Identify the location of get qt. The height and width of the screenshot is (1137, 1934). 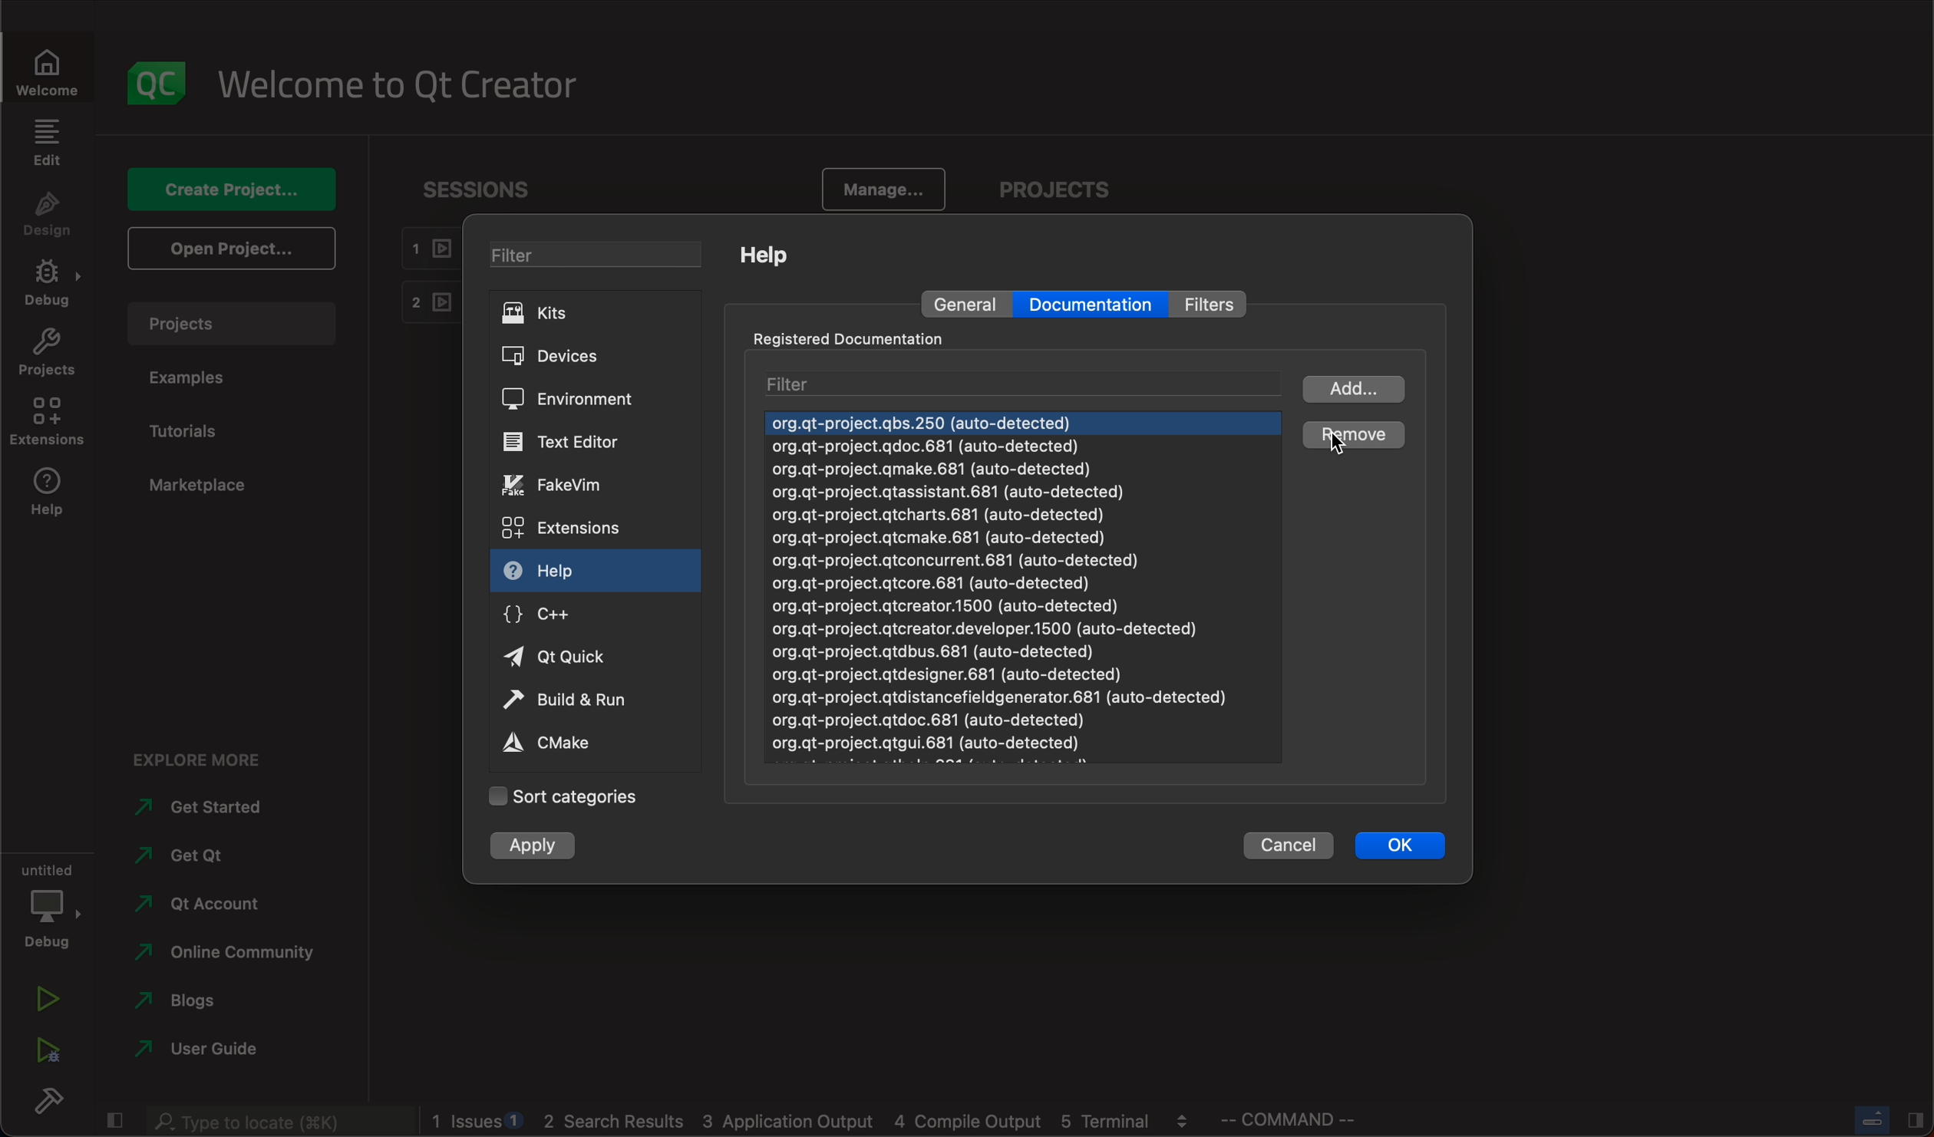
(203, 856).